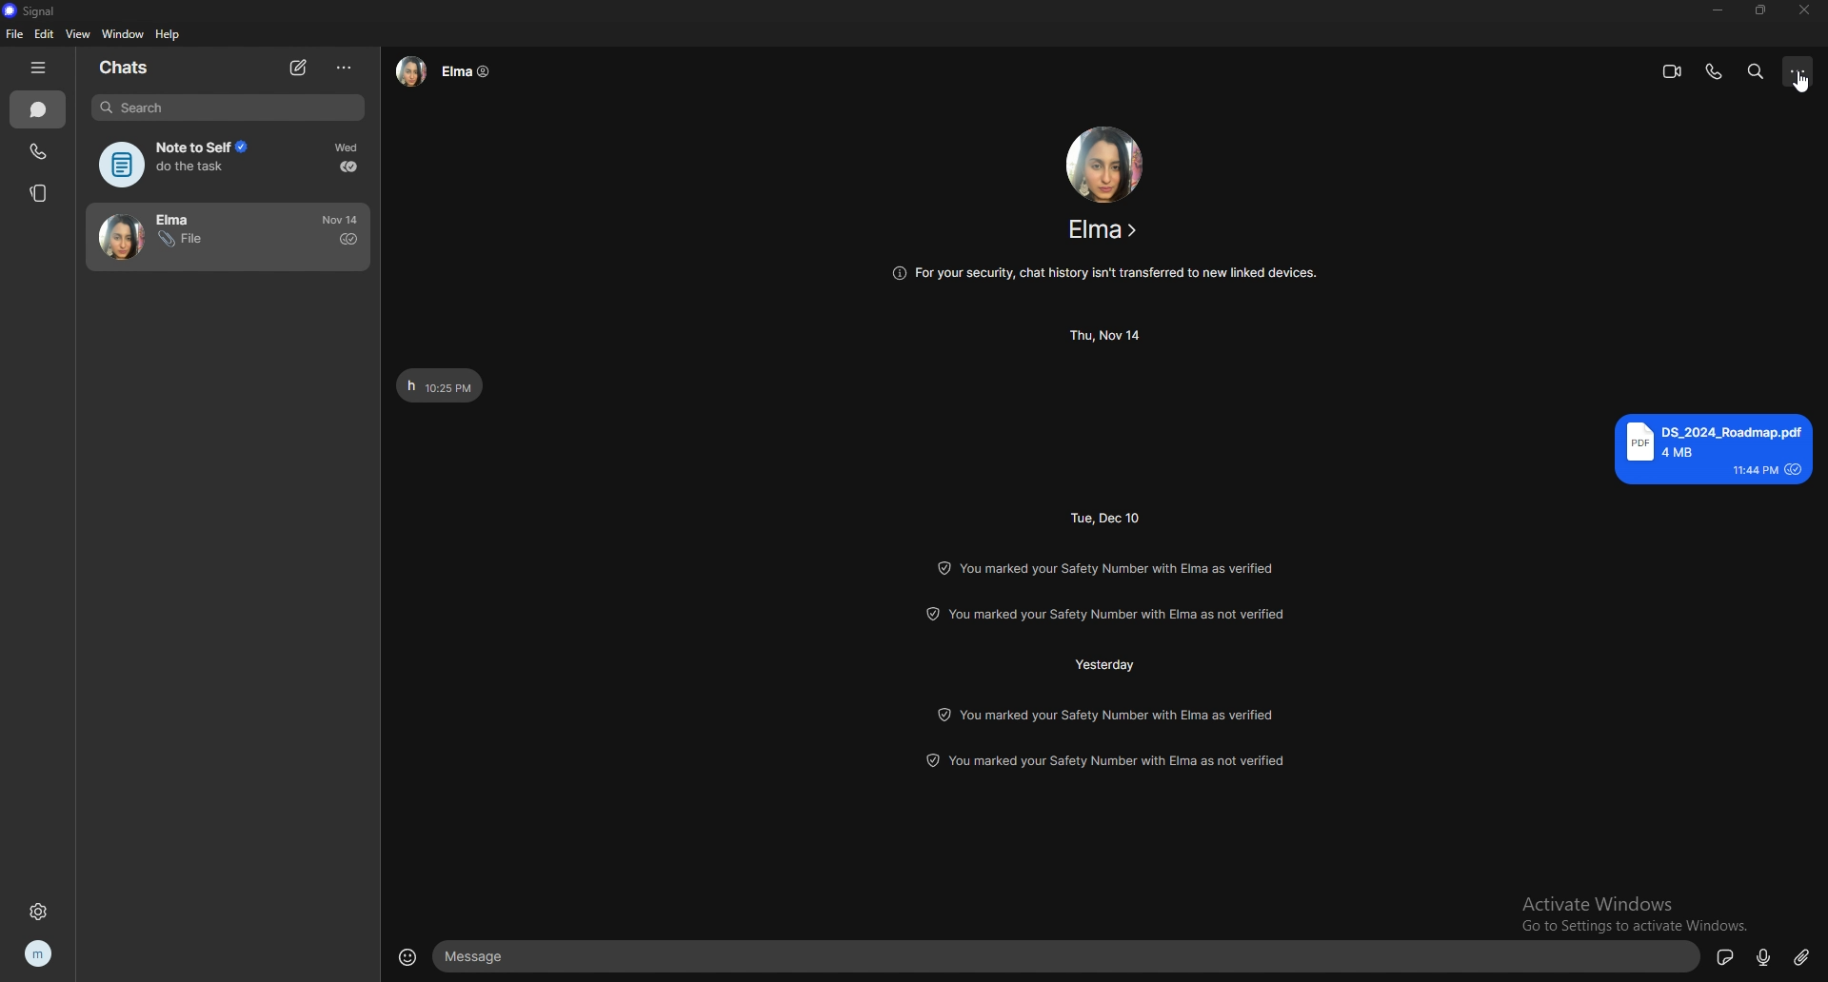 This screenshot has height=982, width=1828. What do you see at coordinates (1754, 71) in the screenshot?
I see `search messages` at bounding box center [1754, 71].